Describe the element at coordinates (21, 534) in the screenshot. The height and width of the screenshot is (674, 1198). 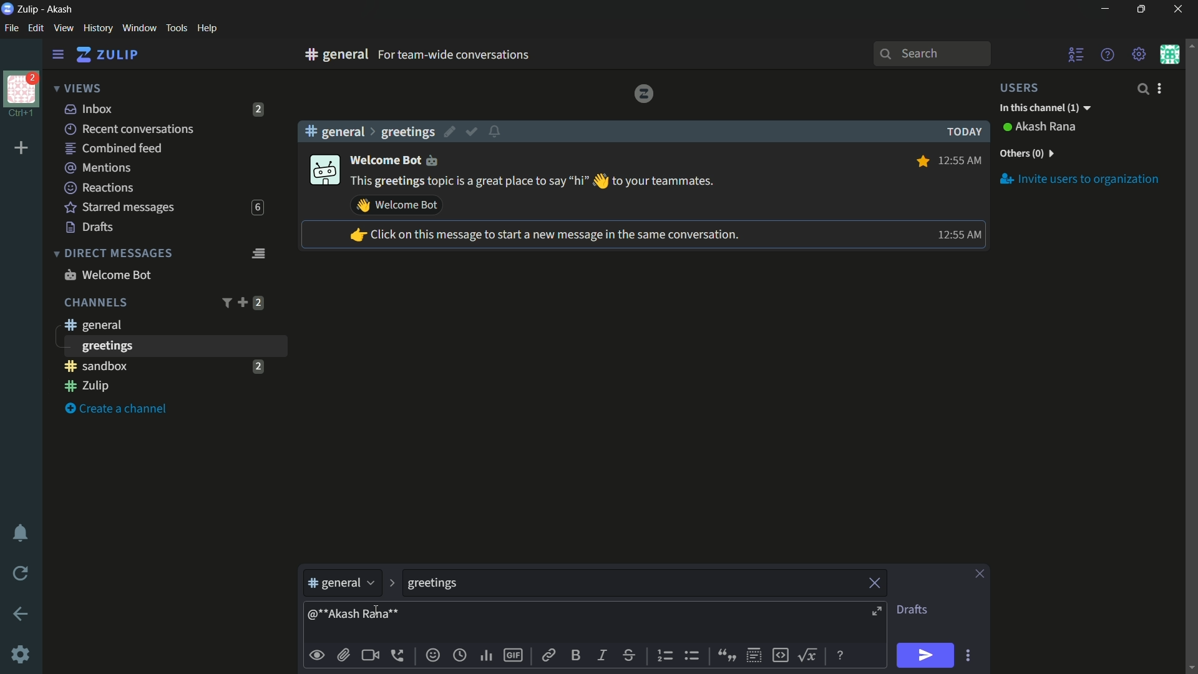
I see `enable DND` at that location.